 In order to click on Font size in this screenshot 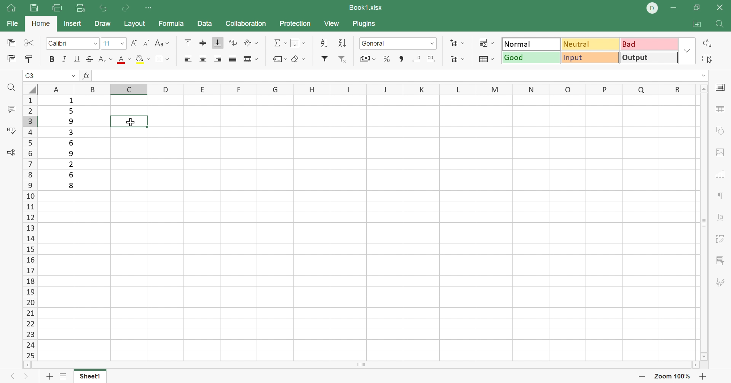, I will do `click(113, 43)`.